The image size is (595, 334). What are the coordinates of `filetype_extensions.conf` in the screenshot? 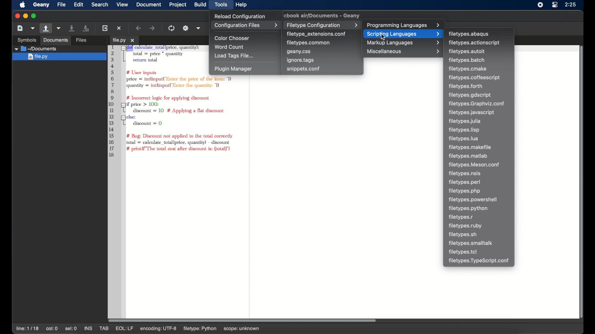 It's located at (316, 34).